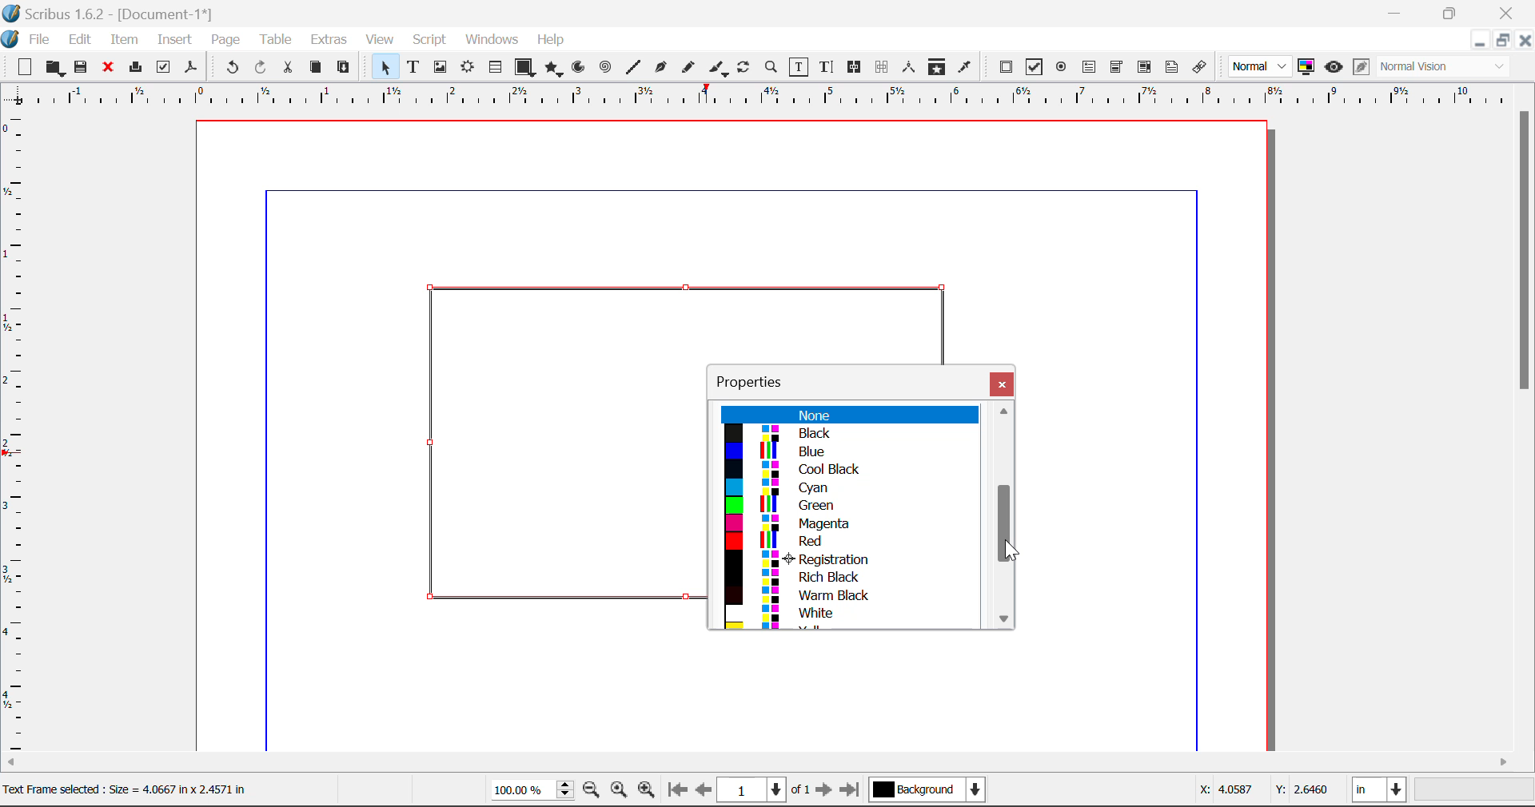 The width and height of the screenshot is (1535, 807). I want to click on Preview Mode, so click(1261, 67).